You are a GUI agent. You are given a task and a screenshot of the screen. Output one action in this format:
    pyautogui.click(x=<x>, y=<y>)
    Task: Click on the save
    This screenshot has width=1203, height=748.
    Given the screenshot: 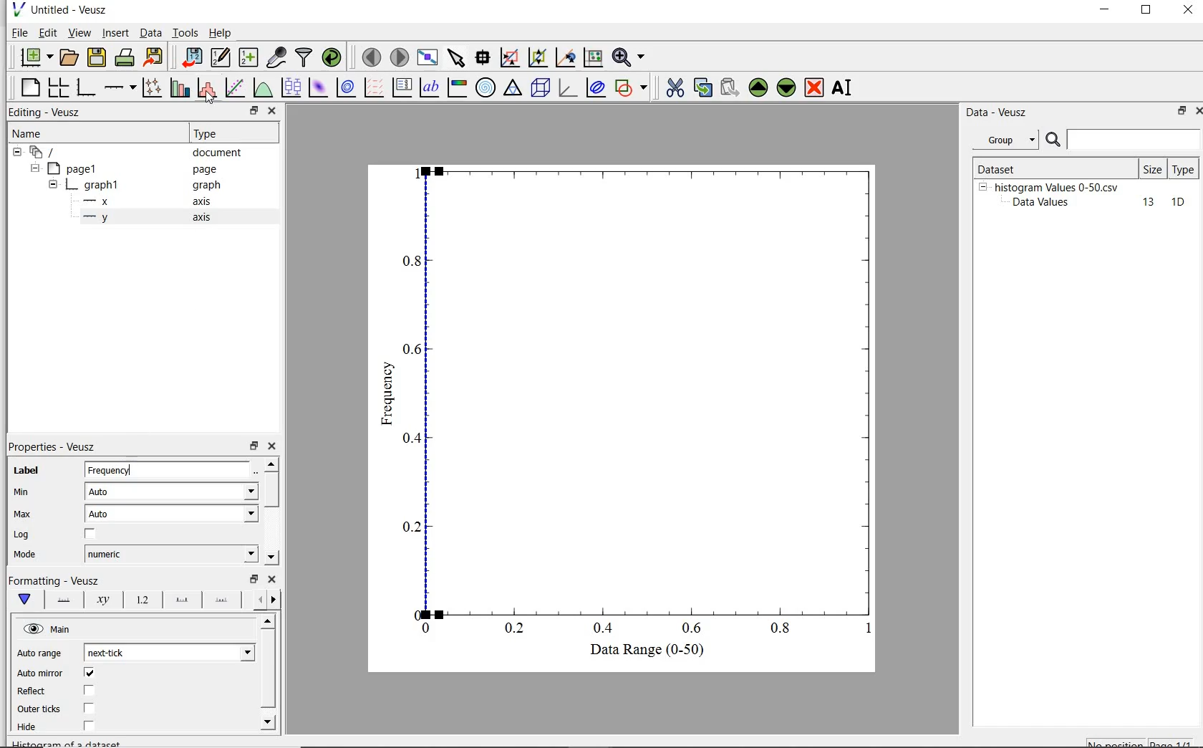 What is the action you would take?
    pyautogui.click(x=97, y=56)
    